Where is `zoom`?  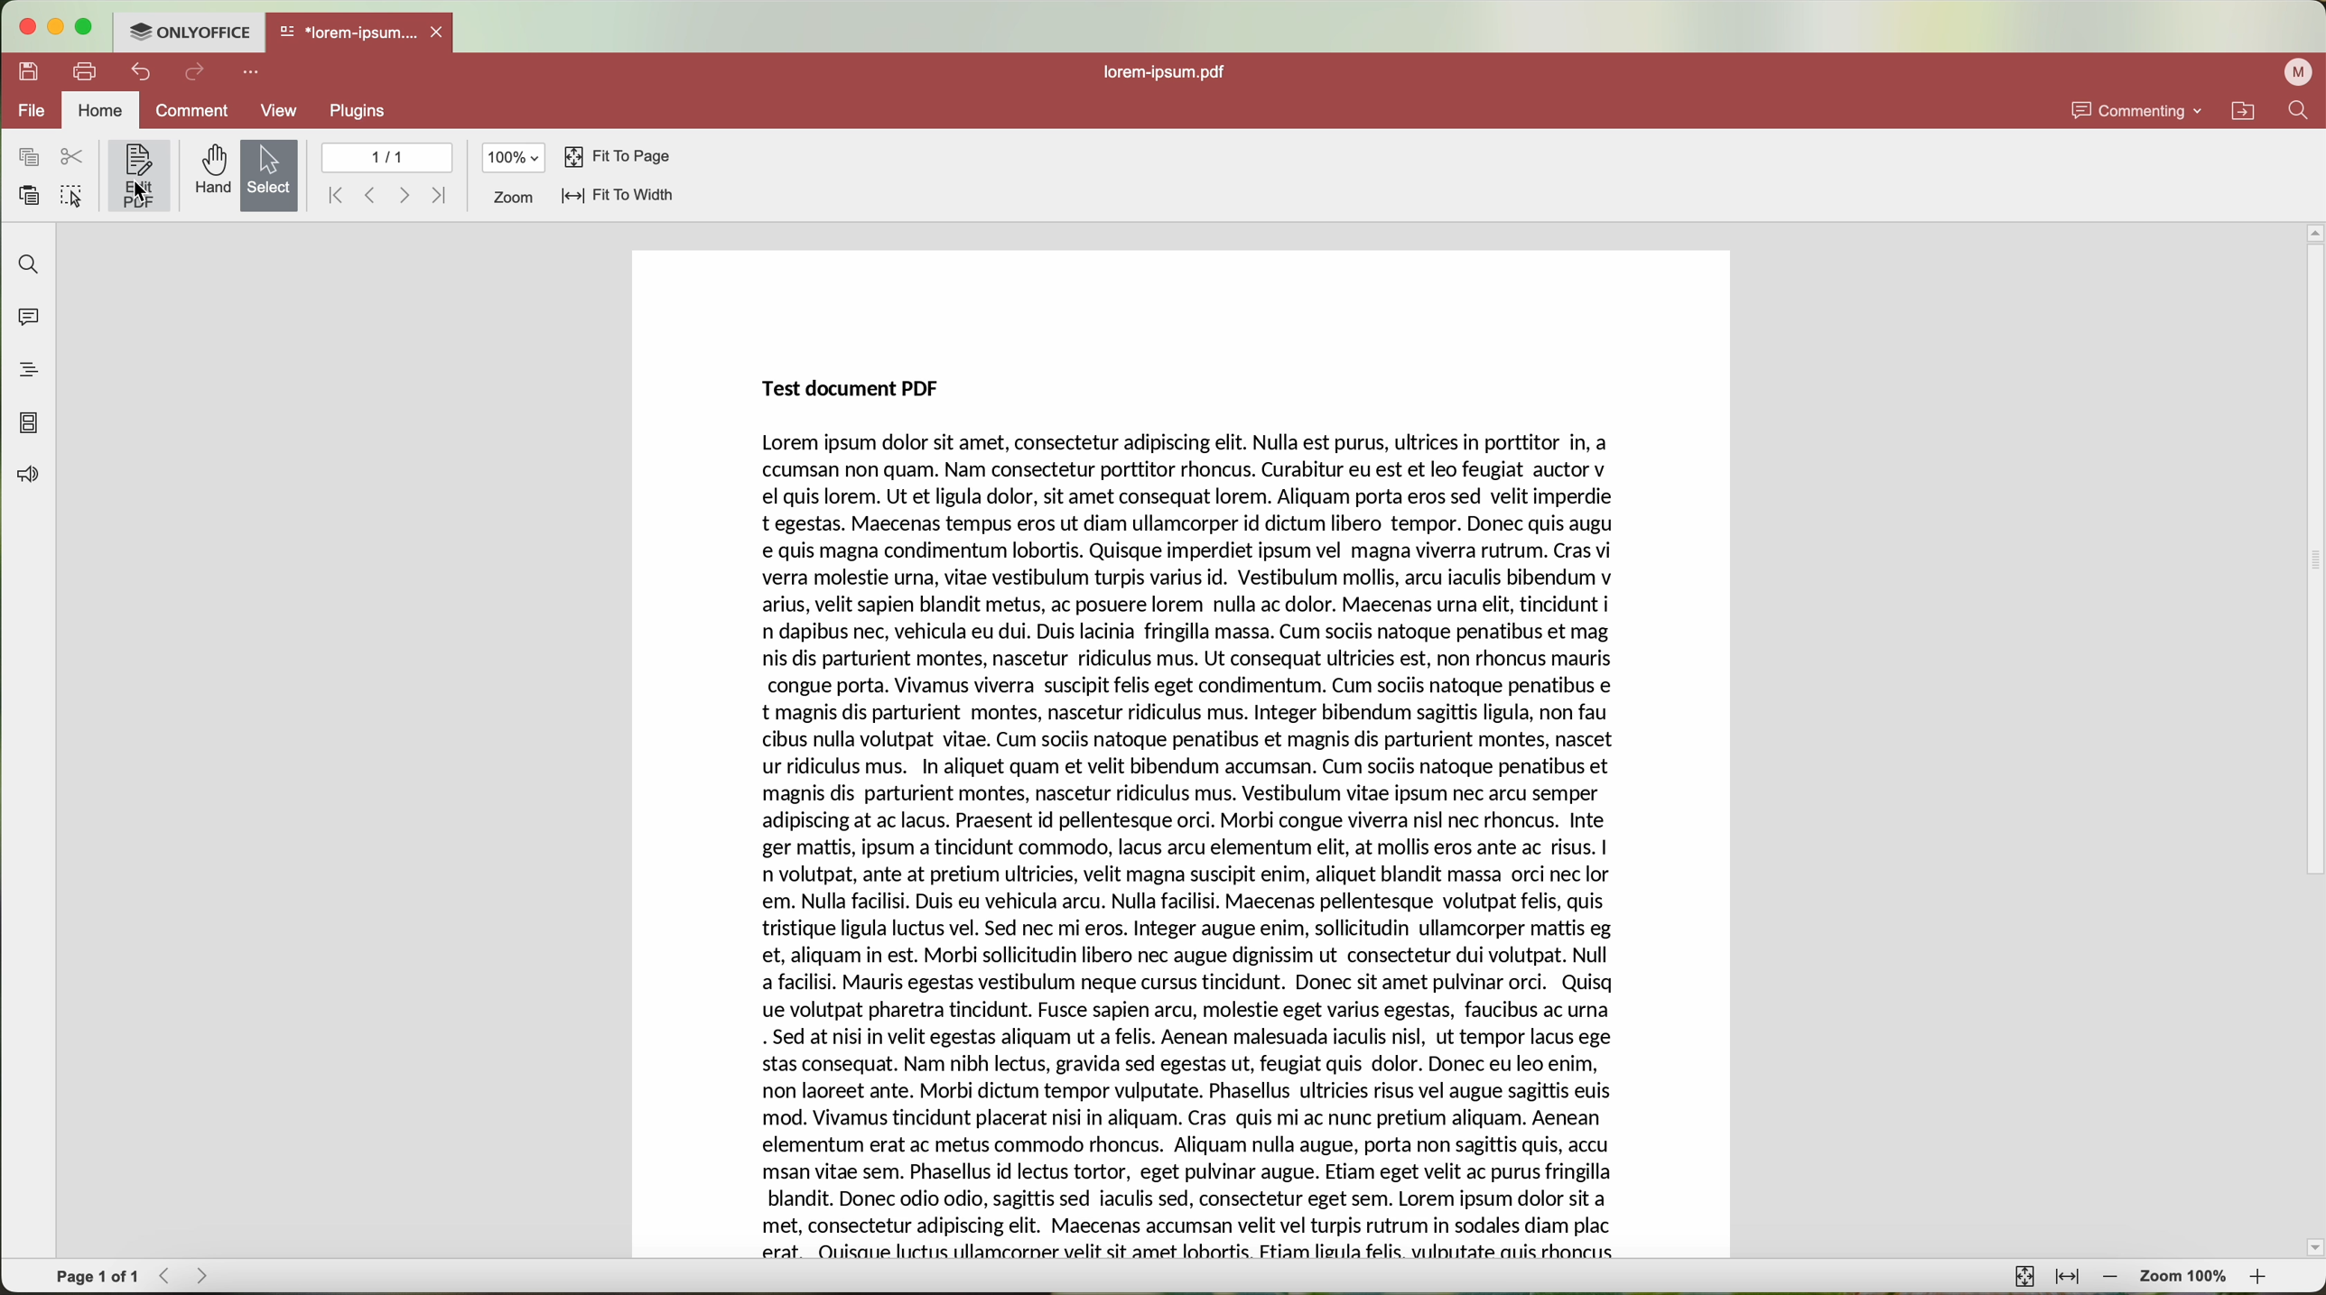 zoom is located at coordinates (513, 198).